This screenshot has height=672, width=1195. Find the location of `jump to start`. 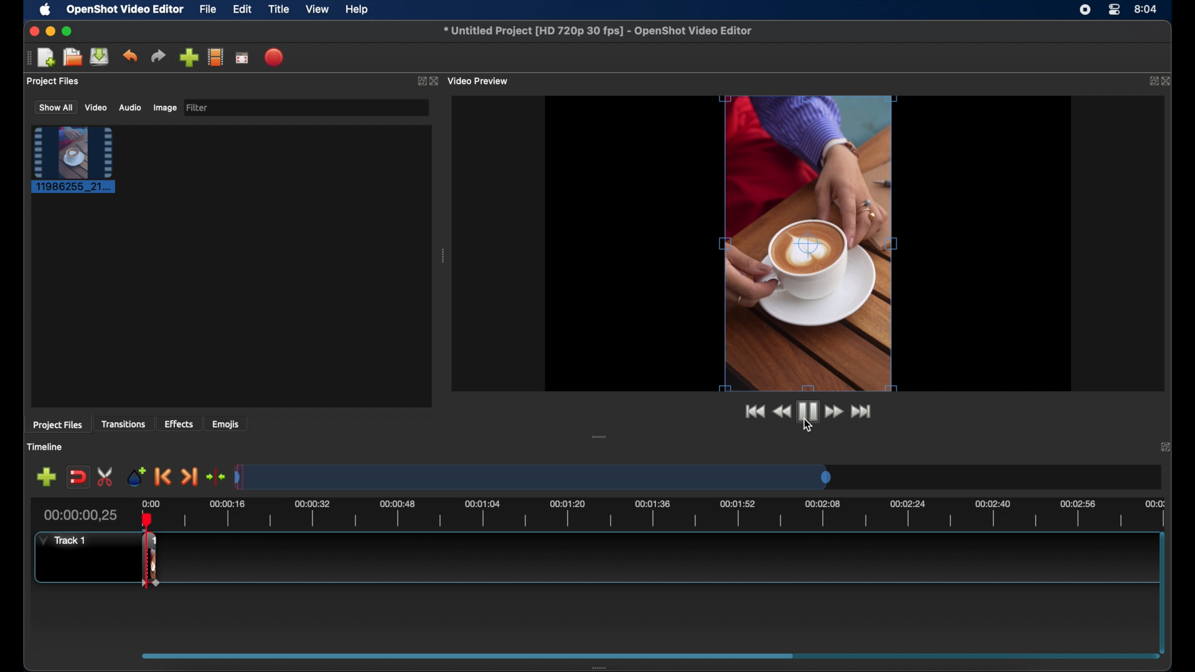

jump to start is located at coordinates (754, 411).